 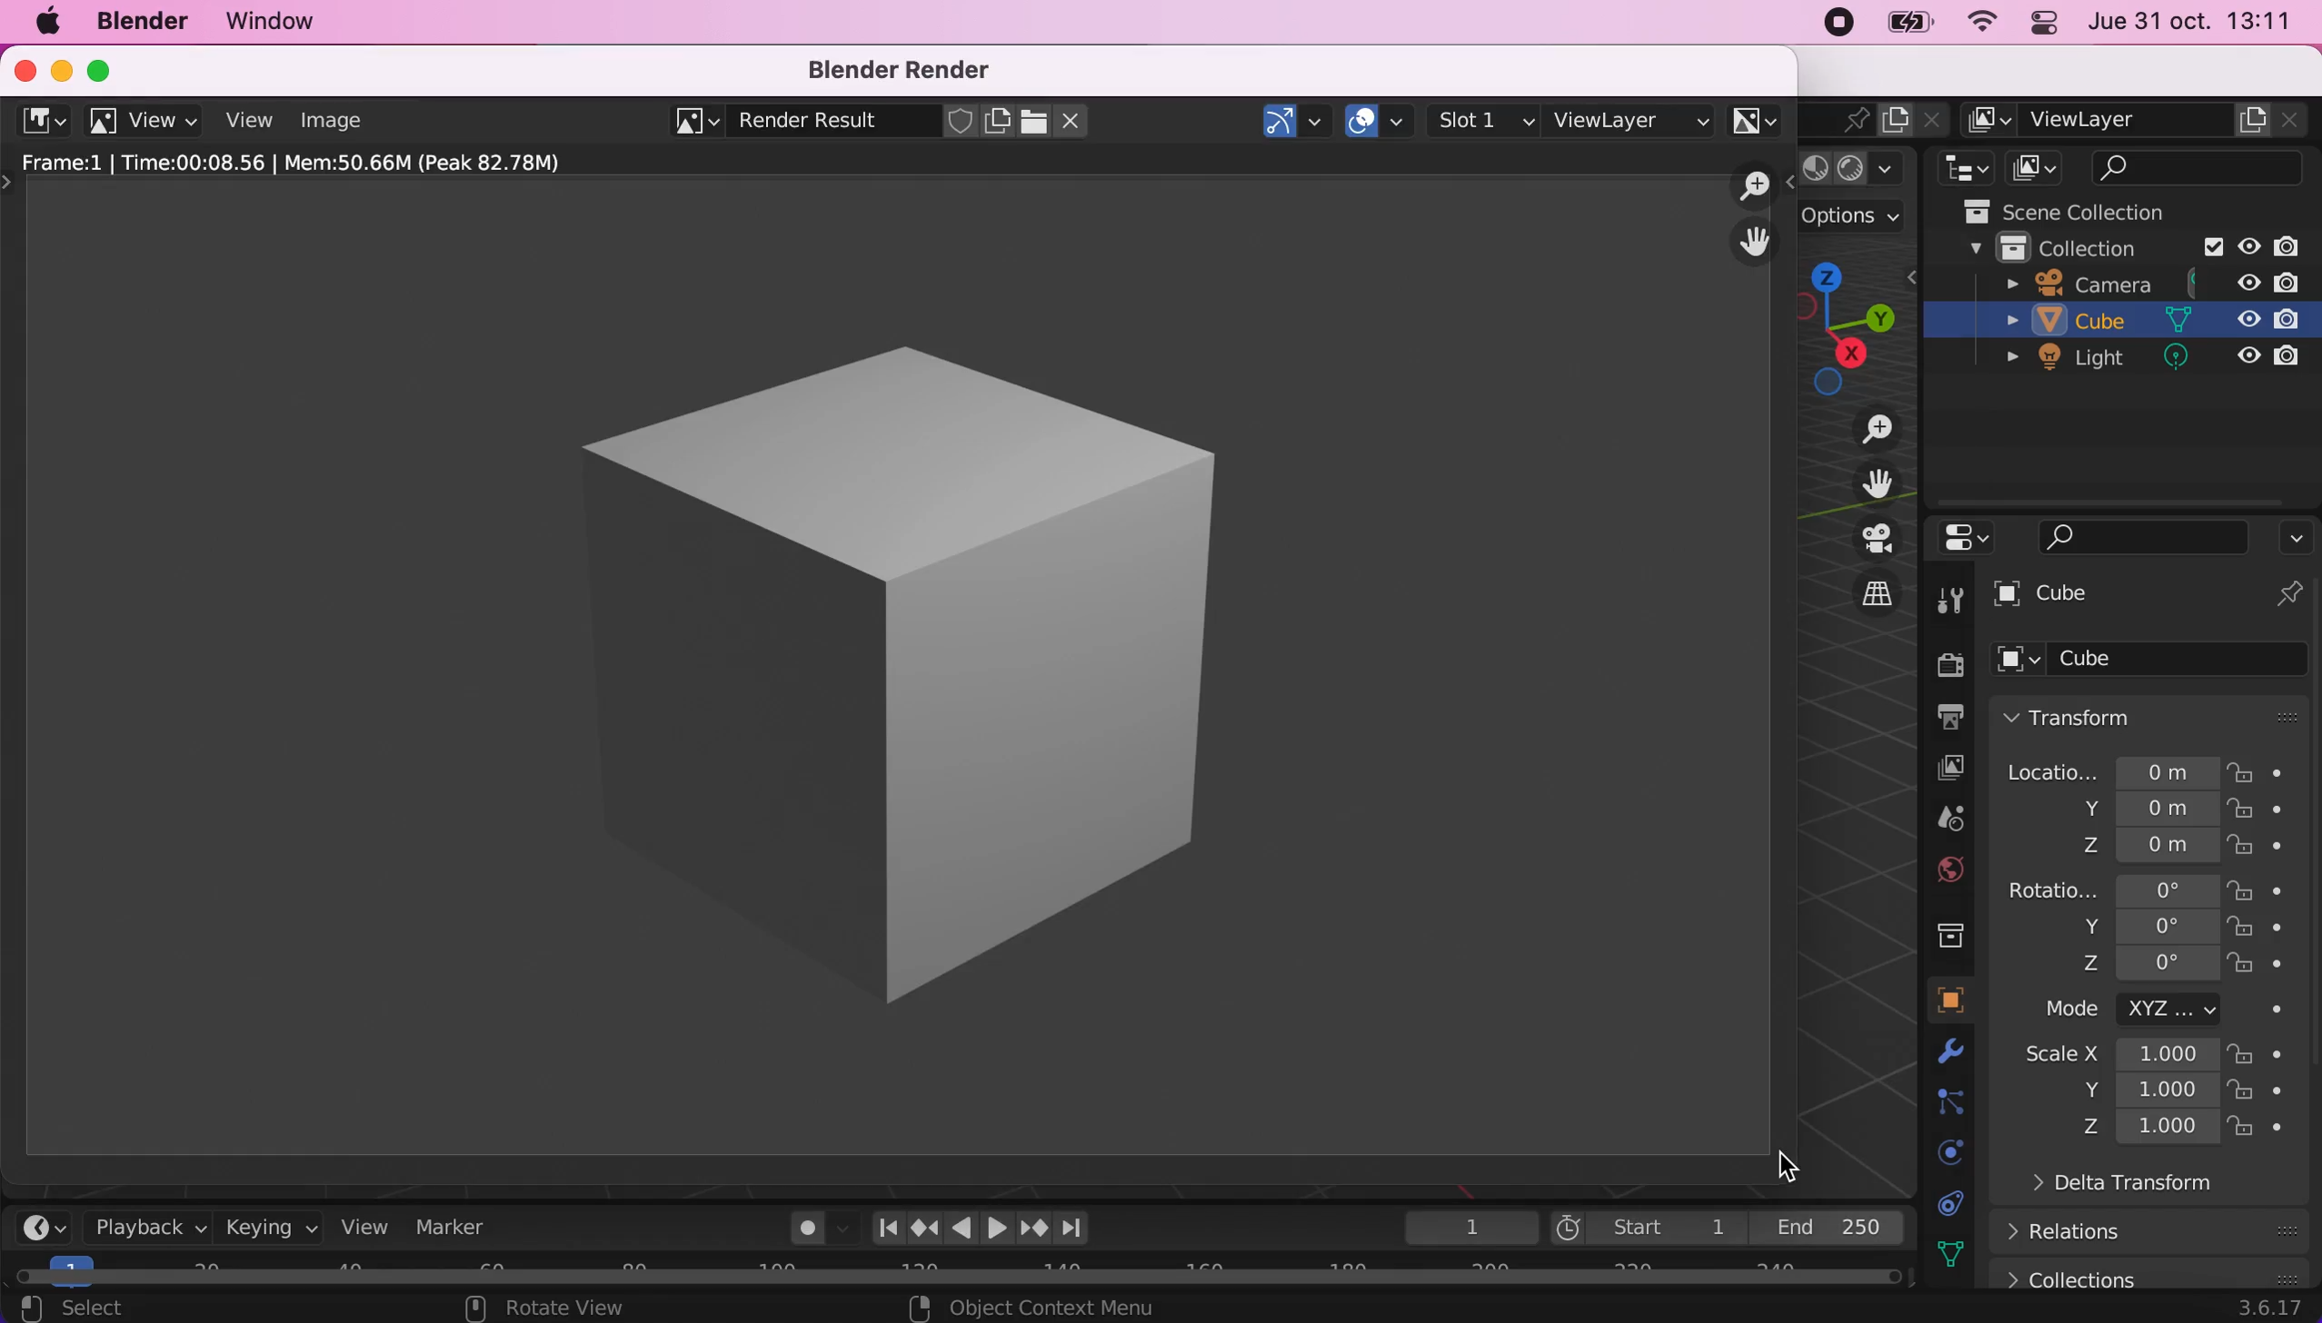 I want to click on 3.6.17, so click(x=2265, y=1310).